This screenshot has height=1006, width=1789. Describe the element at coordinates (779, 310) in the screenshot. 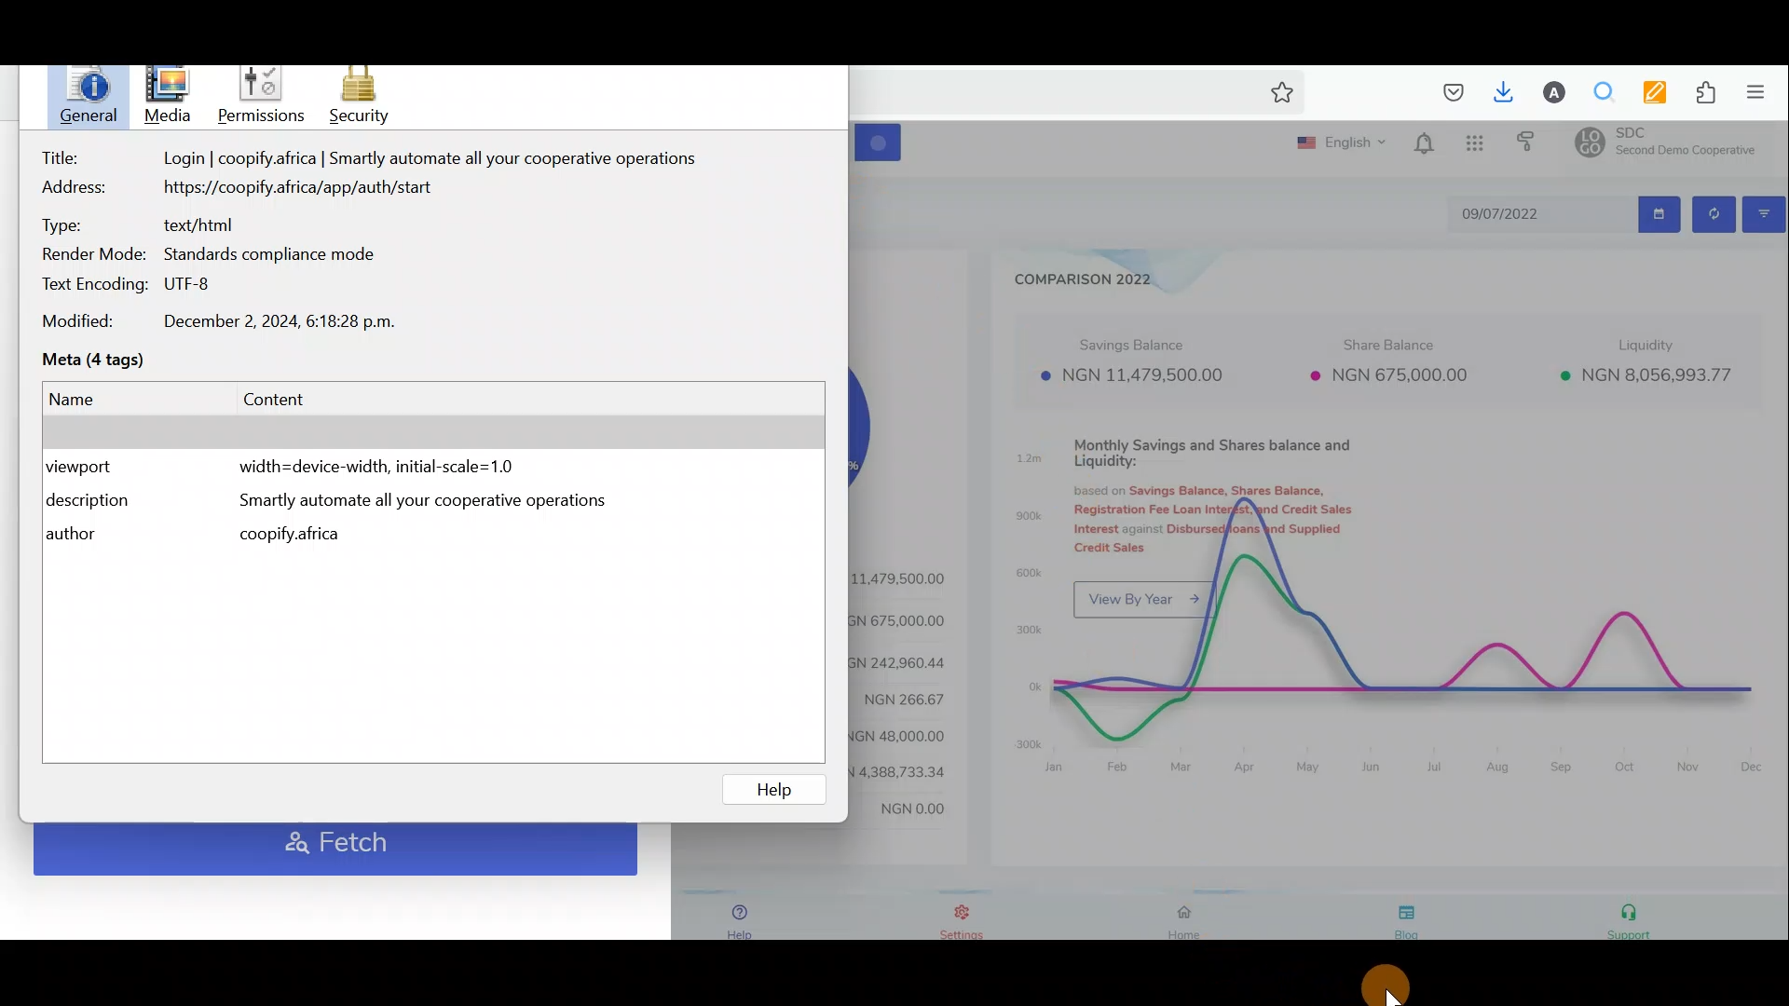

I see `Block` at that location.